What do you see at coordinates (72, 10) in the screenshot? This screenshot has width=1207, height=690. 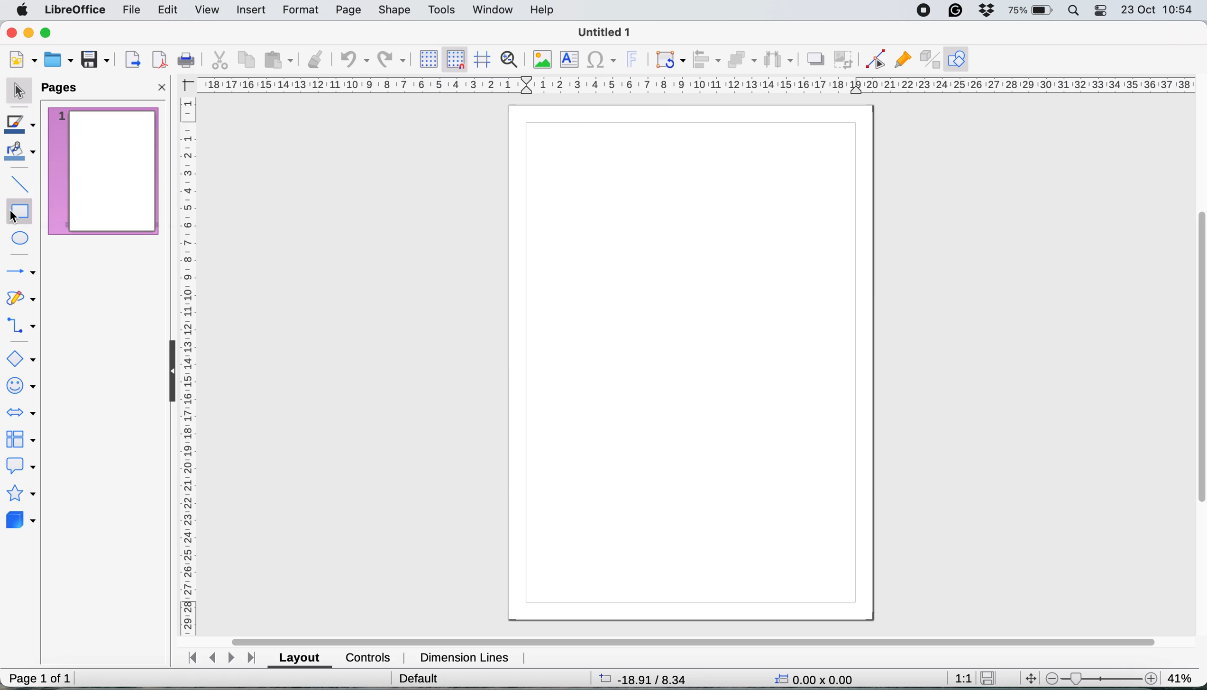 I see `libreoffice` at bounding box center [72, 10].